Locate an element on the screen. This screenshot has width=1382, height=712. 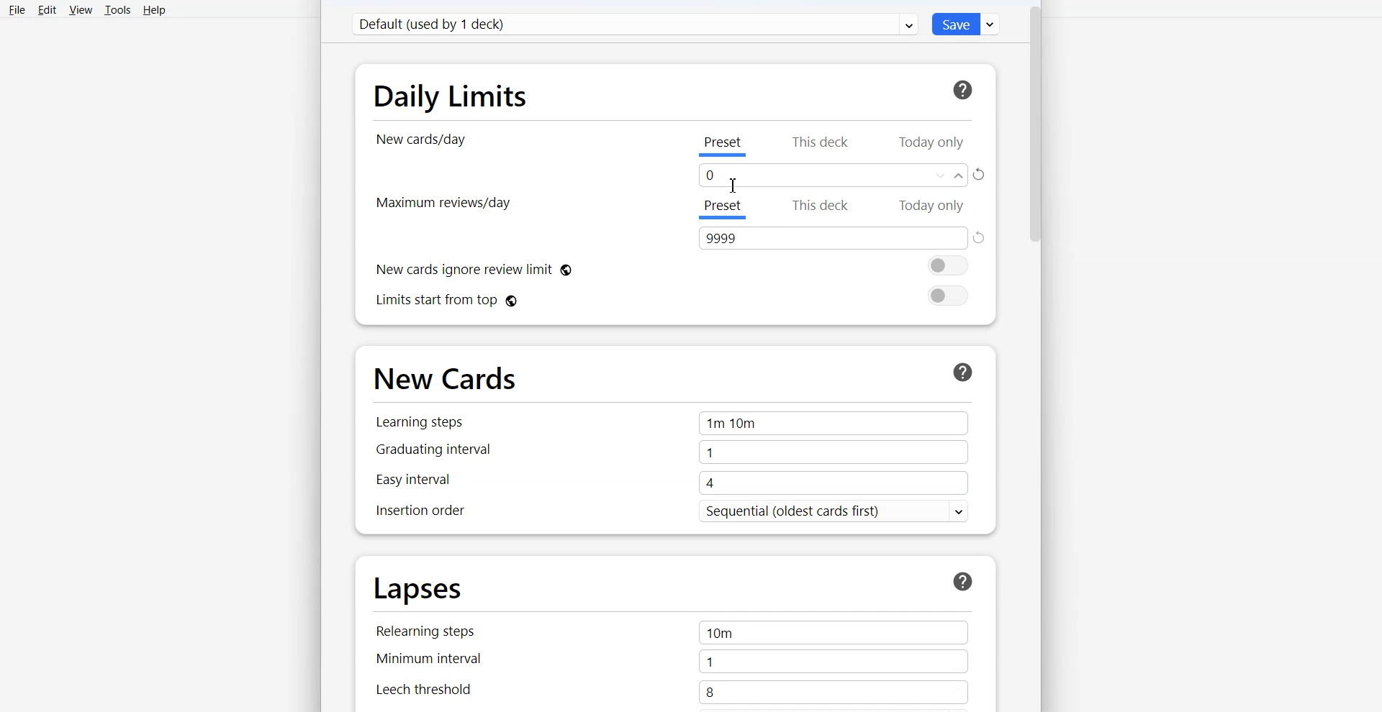
View is located at coordinates (80, 10).